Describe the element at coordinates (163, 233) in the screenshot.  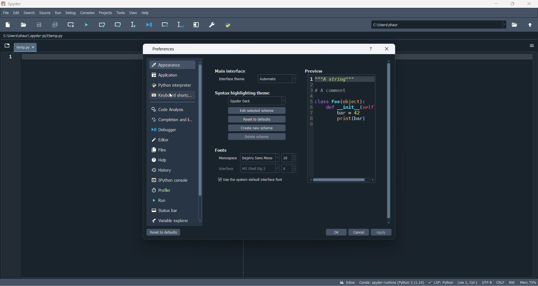
I see `reset to defaul` at that location.